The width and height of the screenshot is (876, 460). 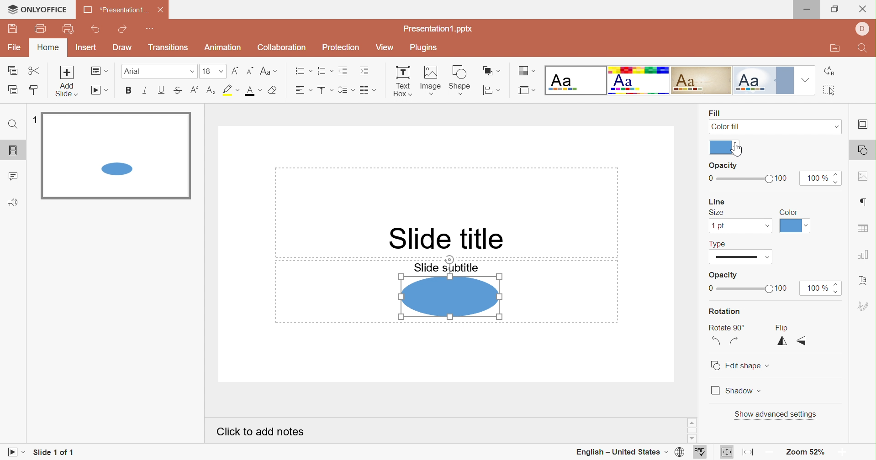 What do you see at coordinates (274, 90) in the screenshot?
I see `Clear style` at bounding box center [274, 90].